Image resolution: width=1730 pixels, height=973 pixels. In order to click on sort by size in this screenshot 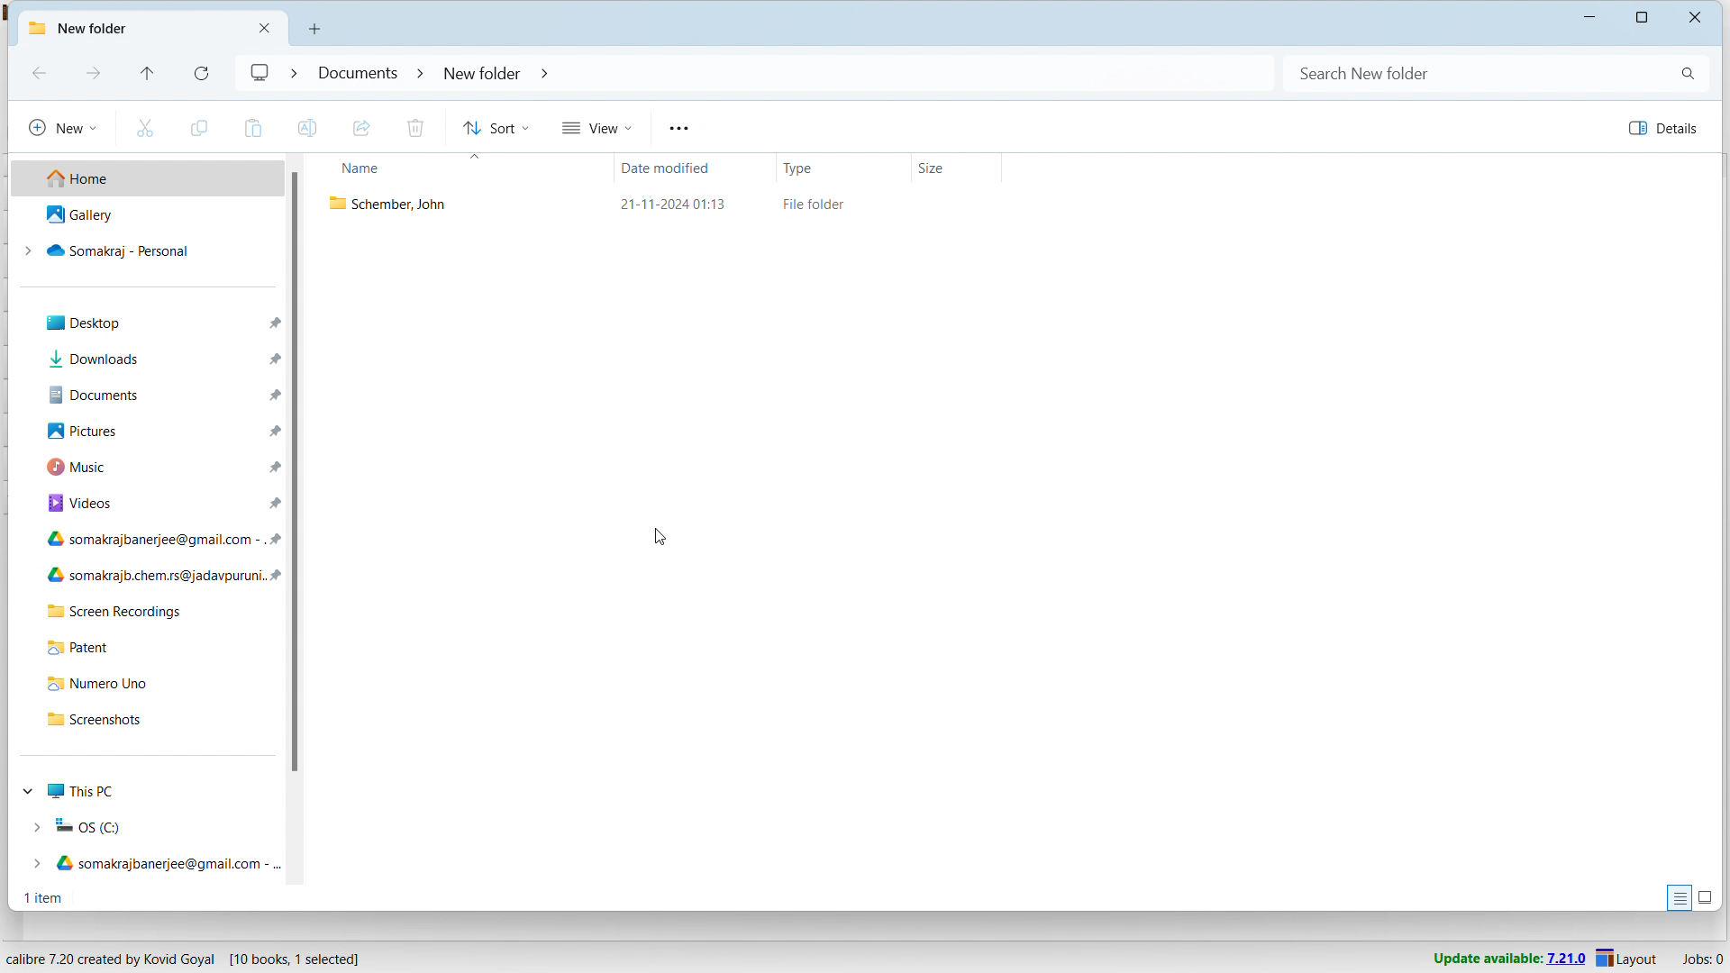, I will do `click(943, 166)`.